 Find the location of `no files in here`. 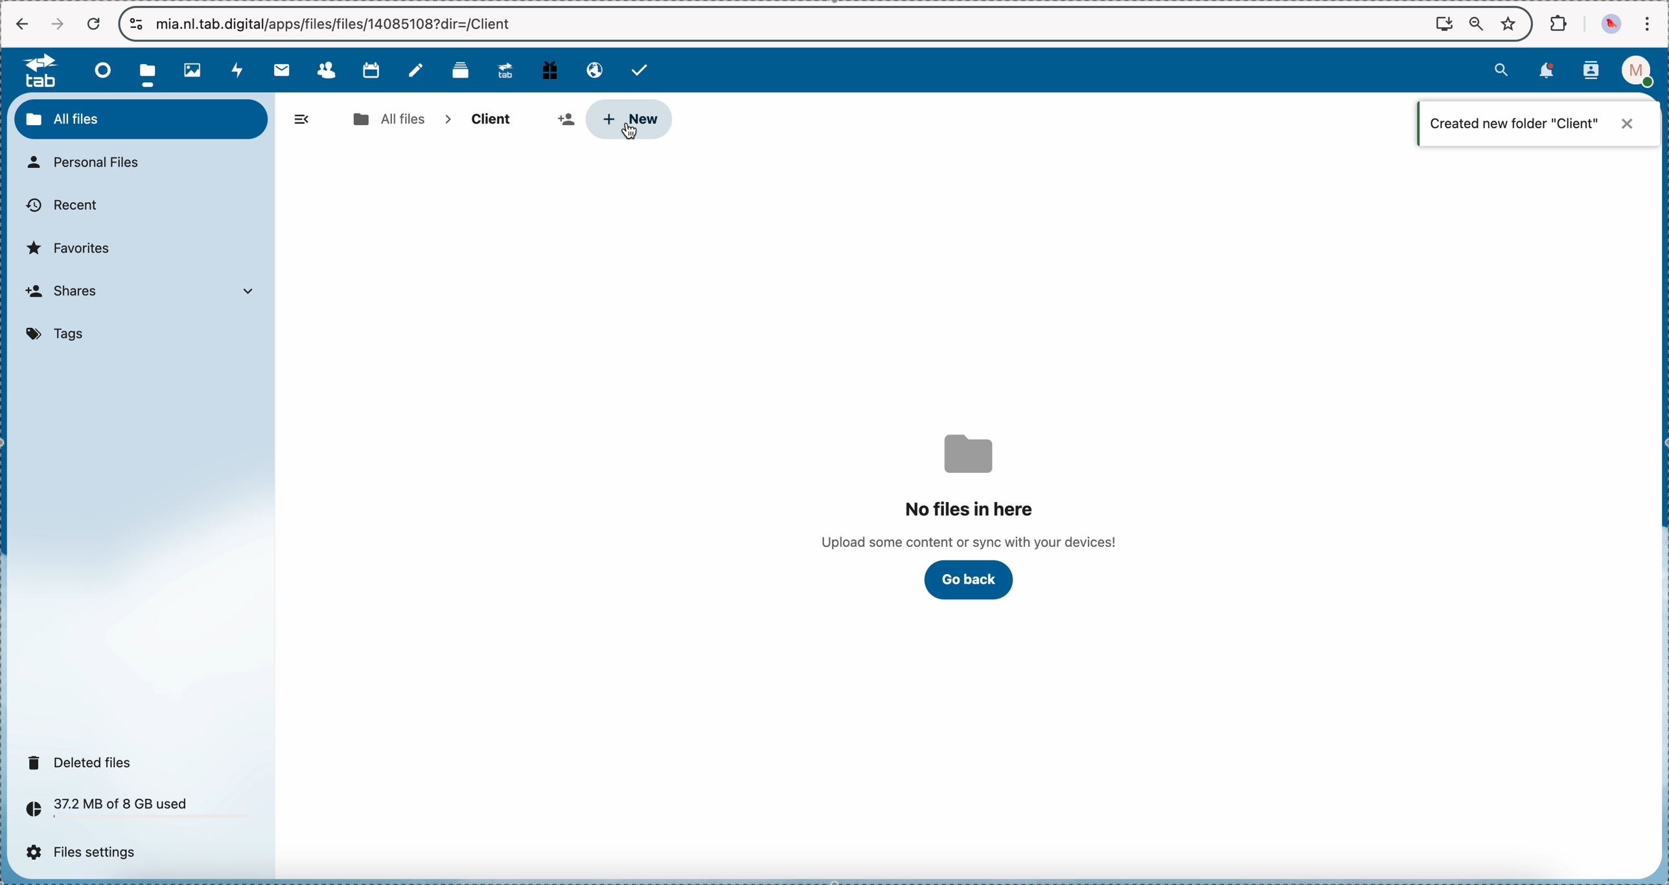

no files in here is located at coordinates (971, 491).